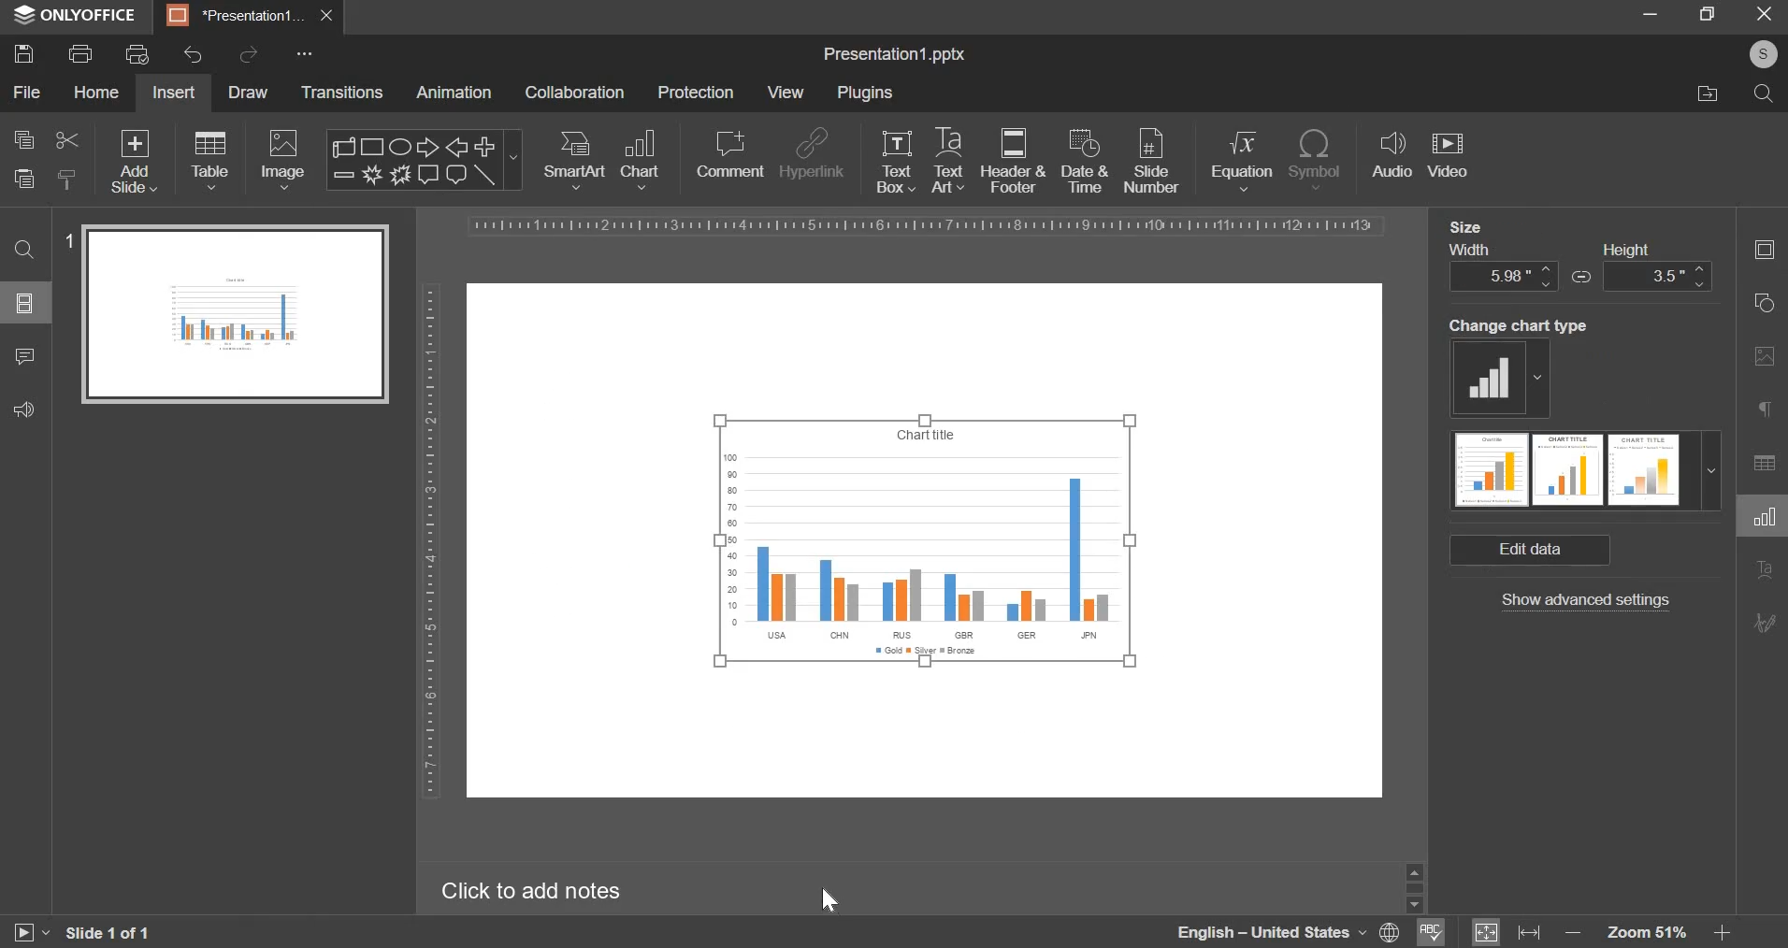 This screenshot has width=1788, height=948. What do you see at coordinates (26, 93) in the screenshot?
I see `file` at bounding box center [26, 93].